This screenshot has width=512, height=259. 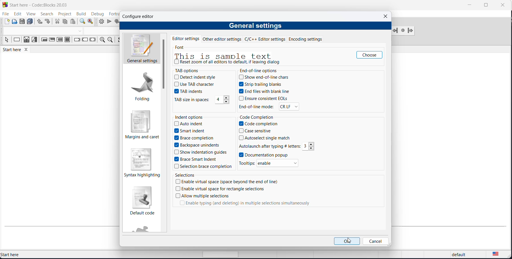 What do you see at coordinates (267, 92) in the screenshot?
I see `end file with blank line checkbox` at bounding box center [267, 92].